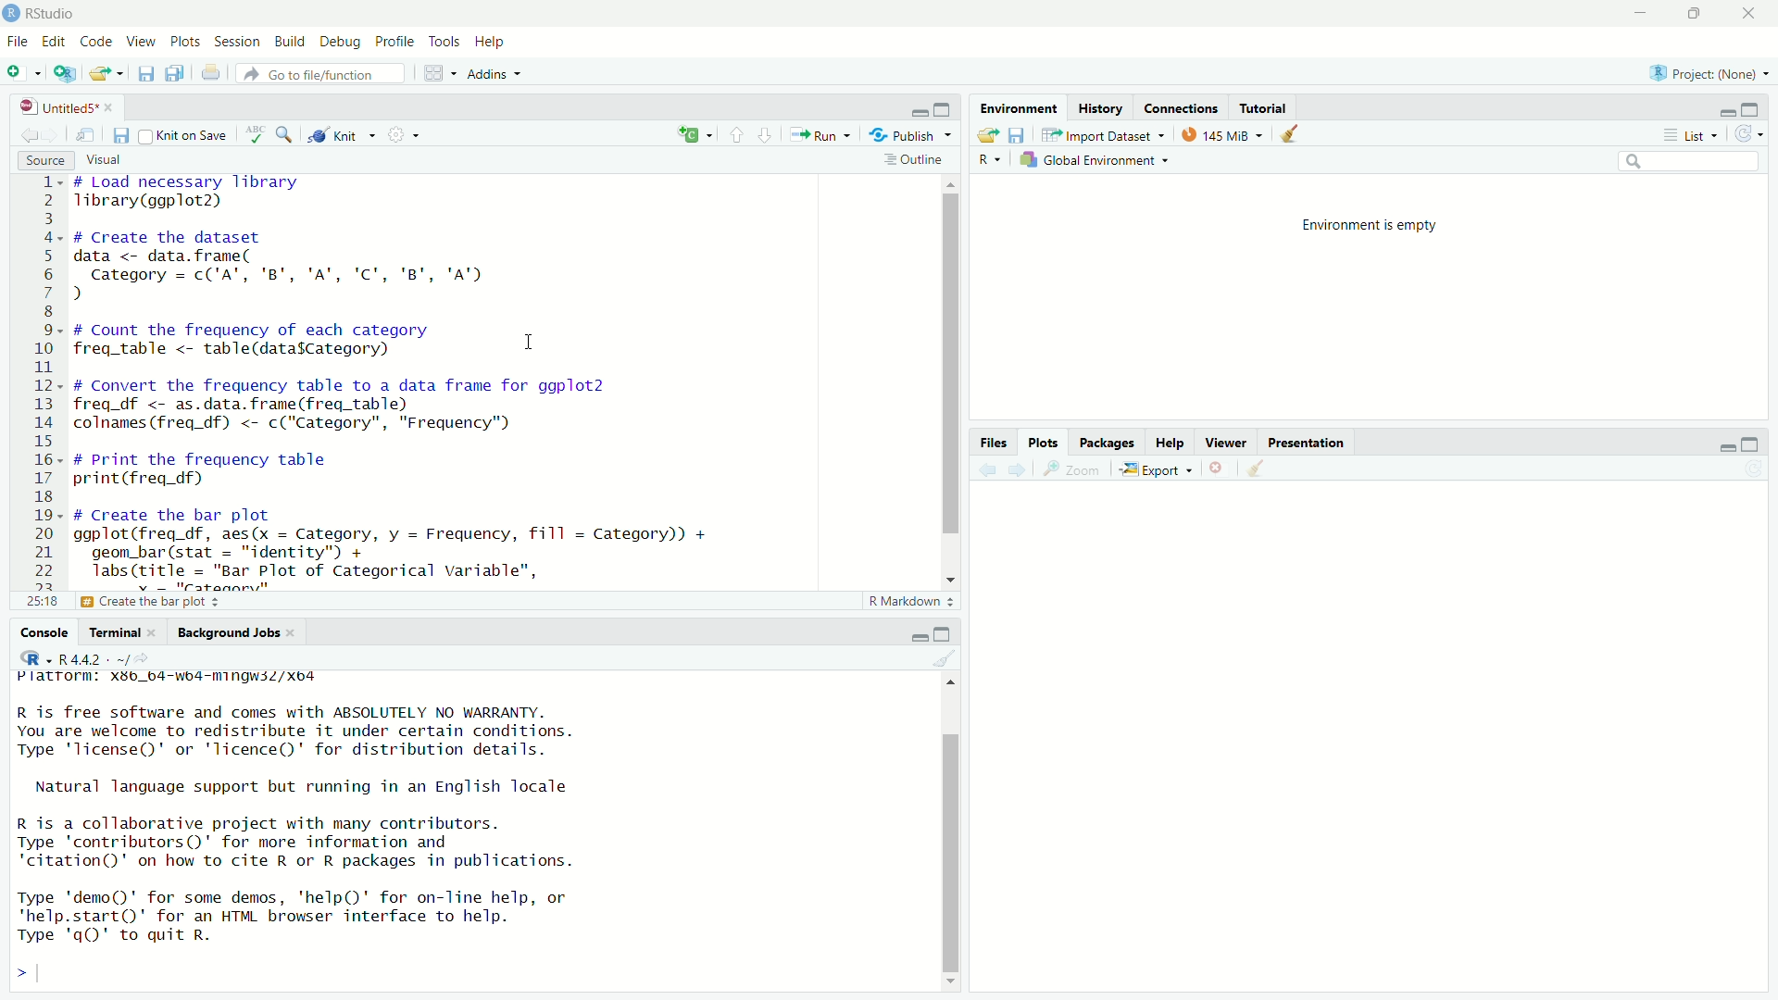 The height and width of the screenshot is (1000, 1778). Describe the element at coordinates (341, 135) in the screenshot. I see `knit` at that location.